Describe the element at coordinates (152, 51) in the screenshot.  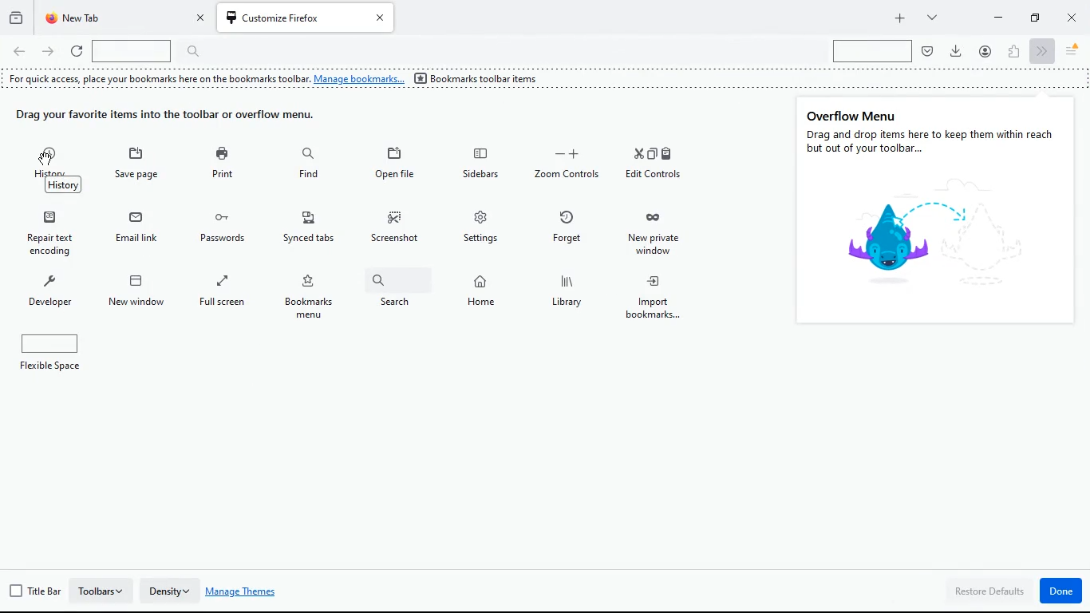
I see `search` at that location.